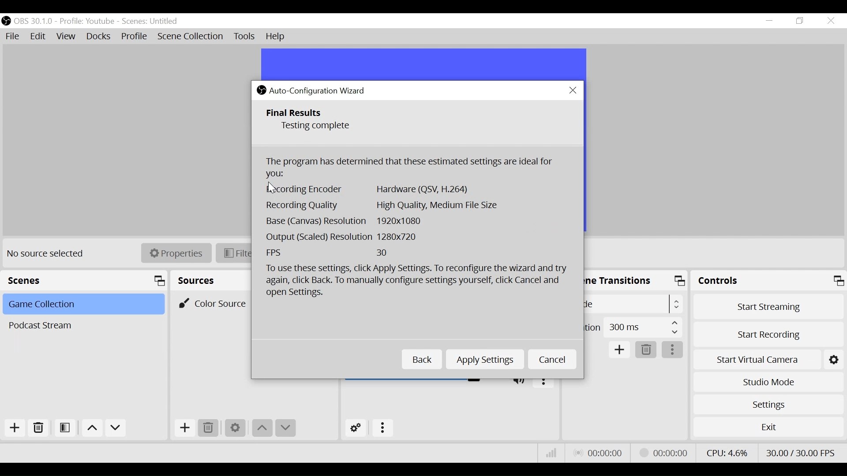  What do you see at coordinates (354, 428) in the screenshot?
I see `Advanced Audio Settings` at bounding box center [354, 428].